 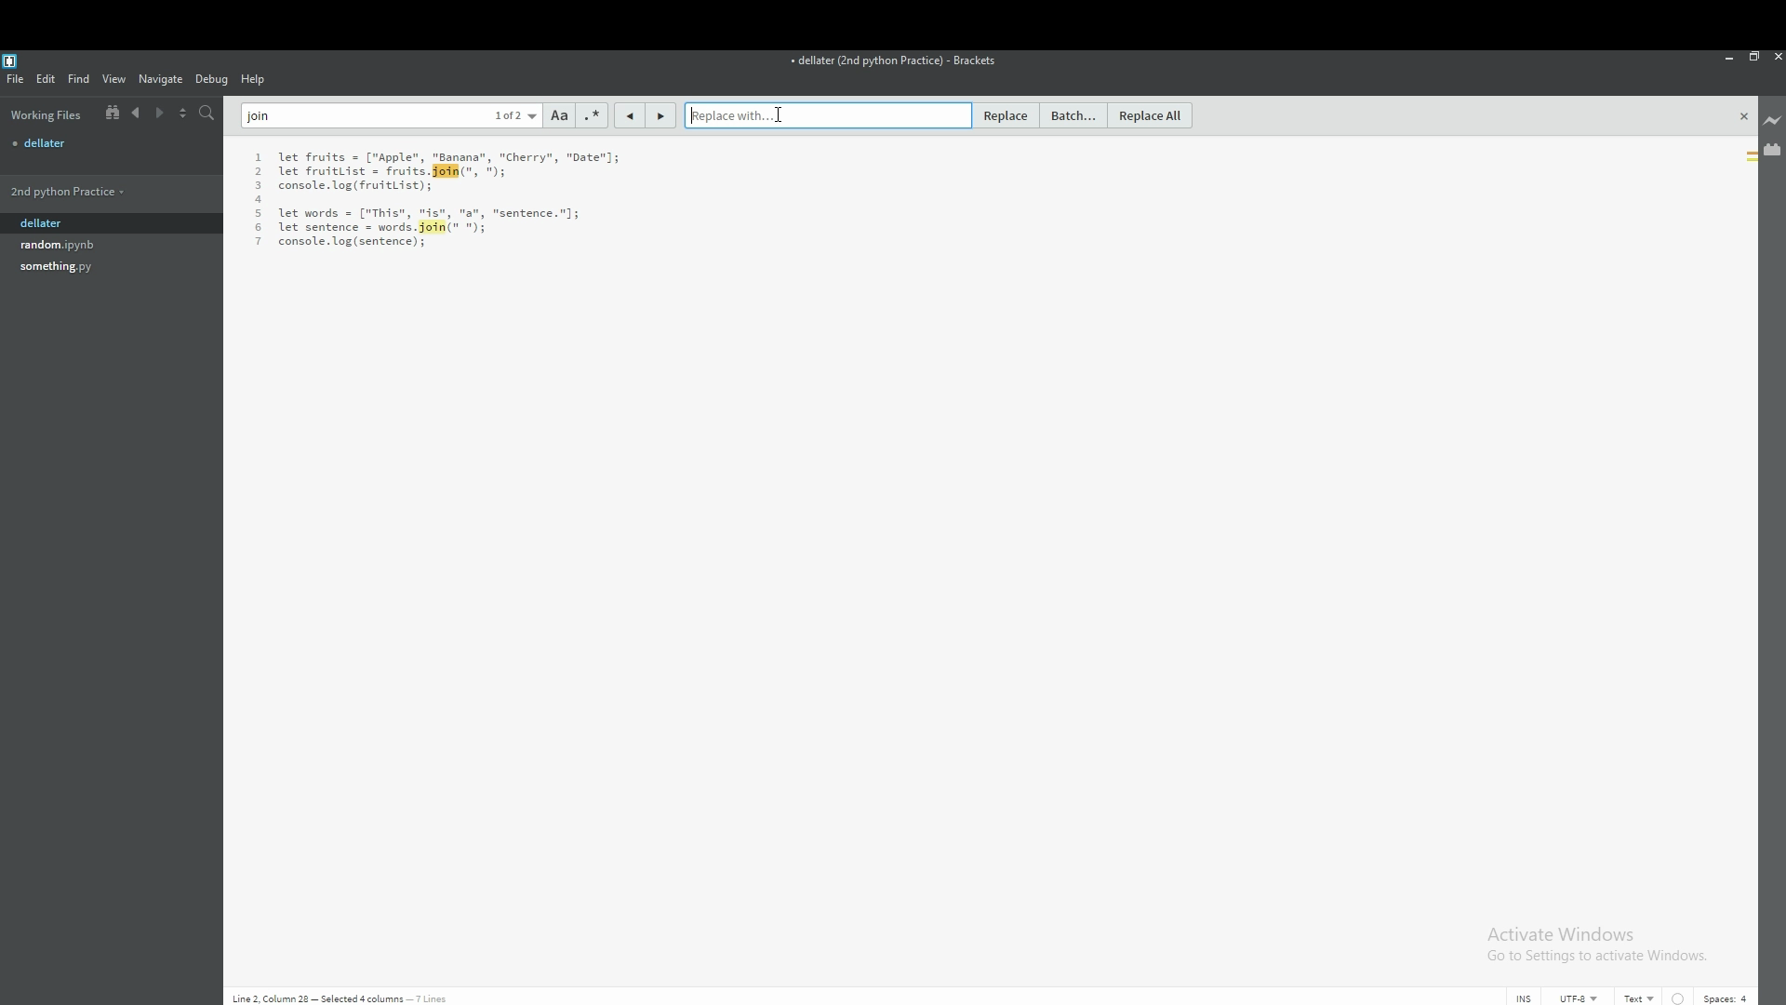 I want to click on replace, so click(x=1005, y=115).